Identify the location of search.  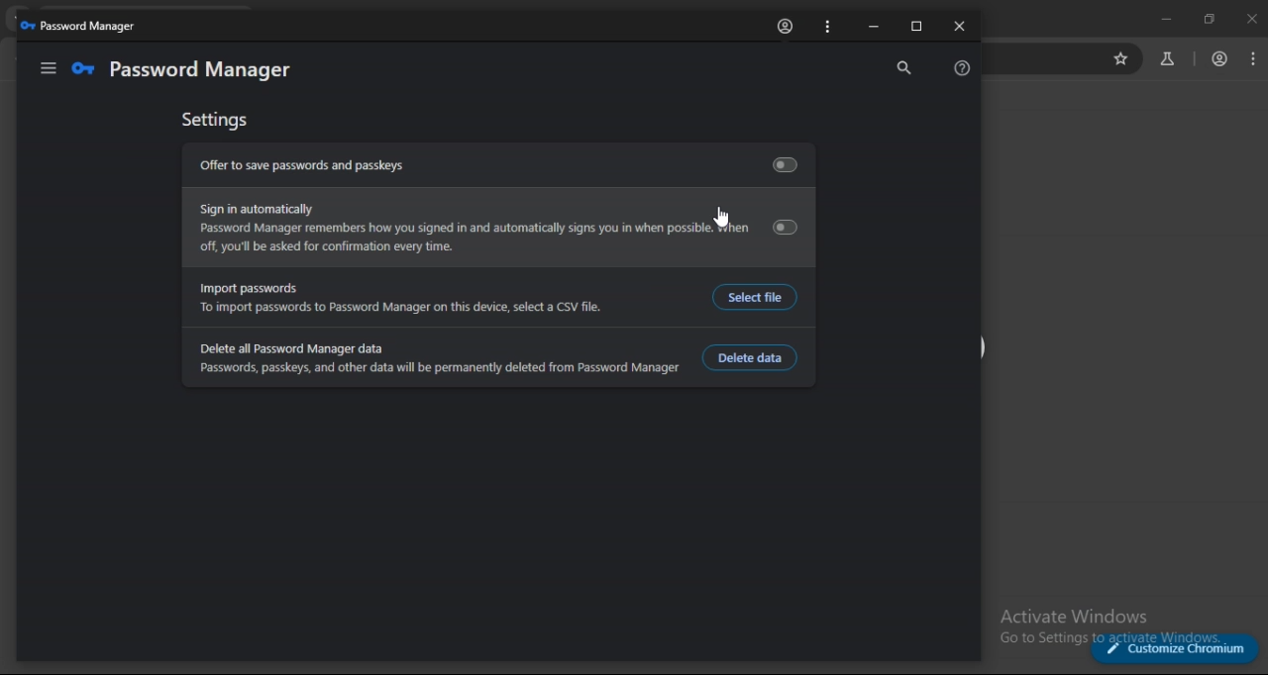
(899, 68).